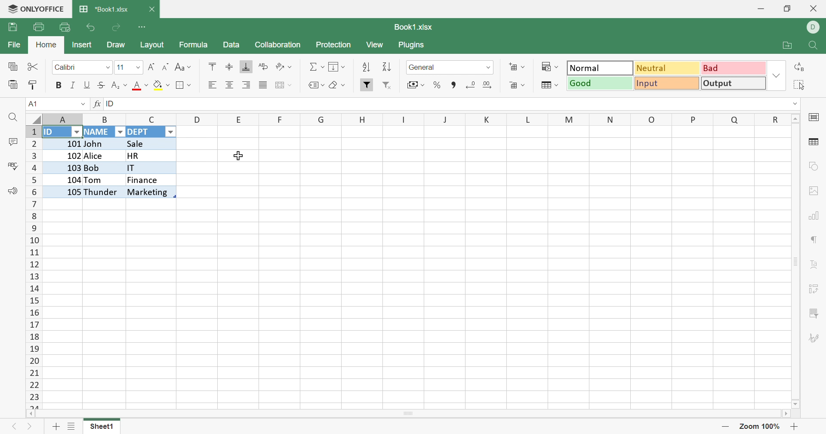  Describe the element at coordinates (314, 85) in the screenshot. I see `Named ranges` at that location.